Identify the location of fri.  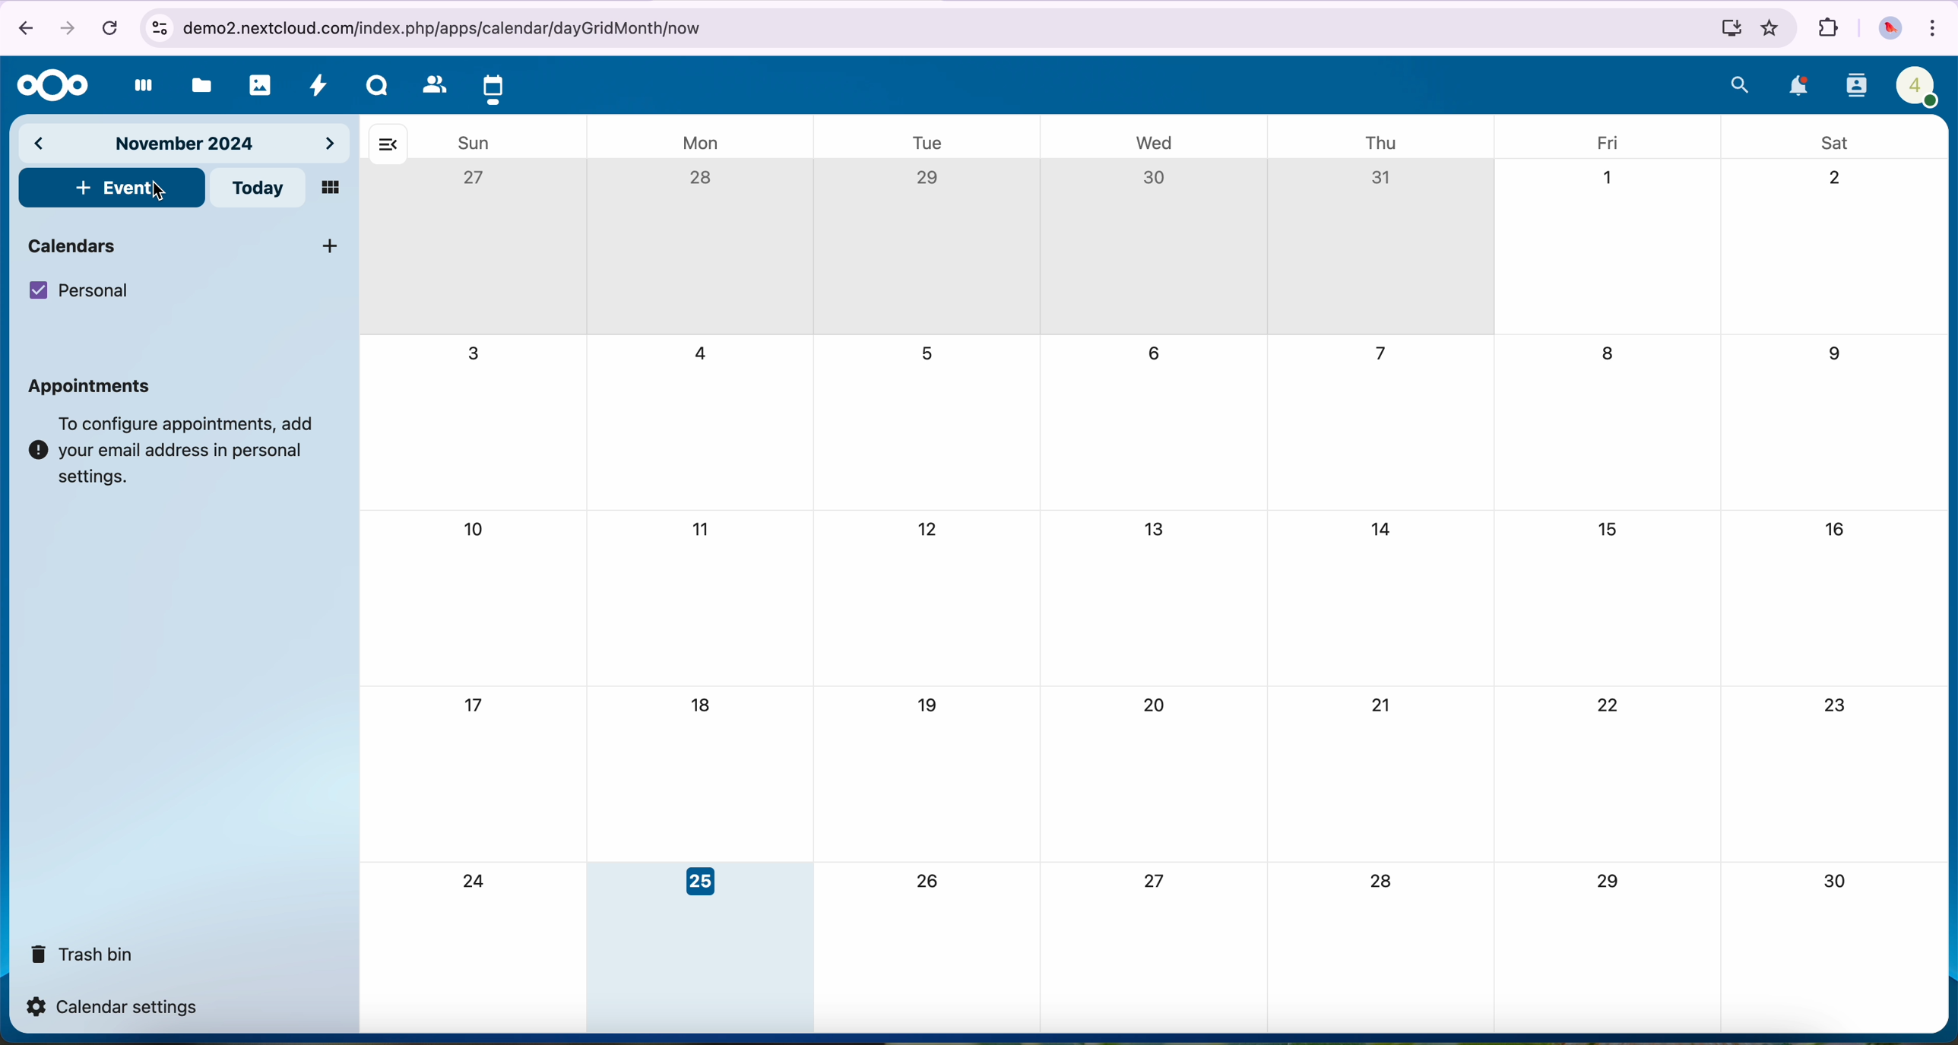
(1603, 140).